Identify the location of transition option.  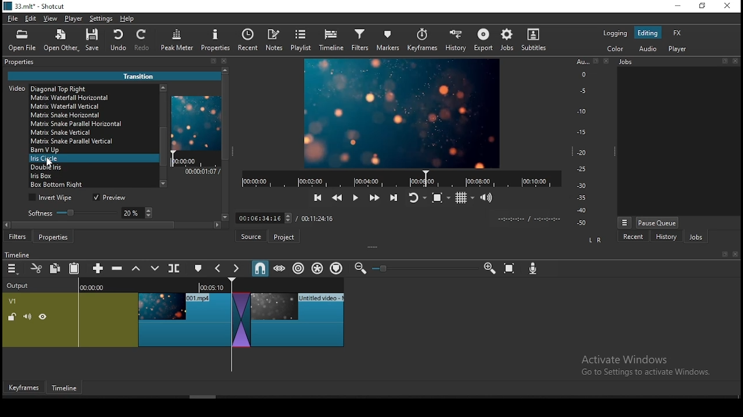
(92, 124).